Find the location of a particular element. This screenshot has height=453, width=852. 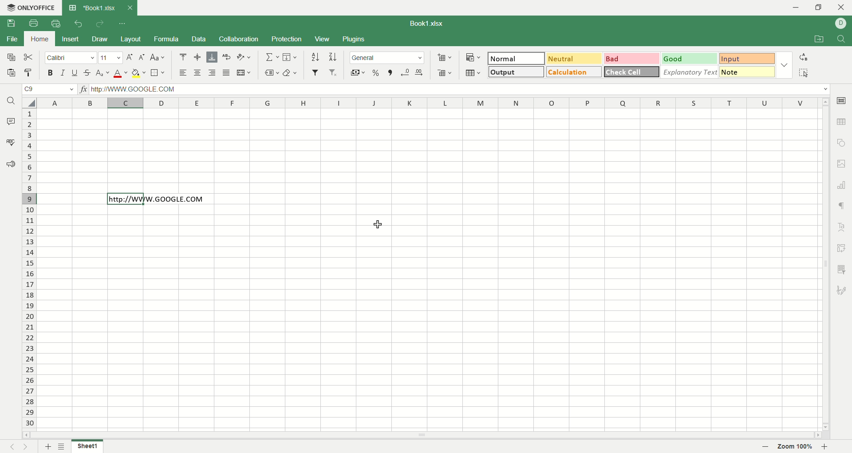

decrease decimal is located at coordinates (405, 72).